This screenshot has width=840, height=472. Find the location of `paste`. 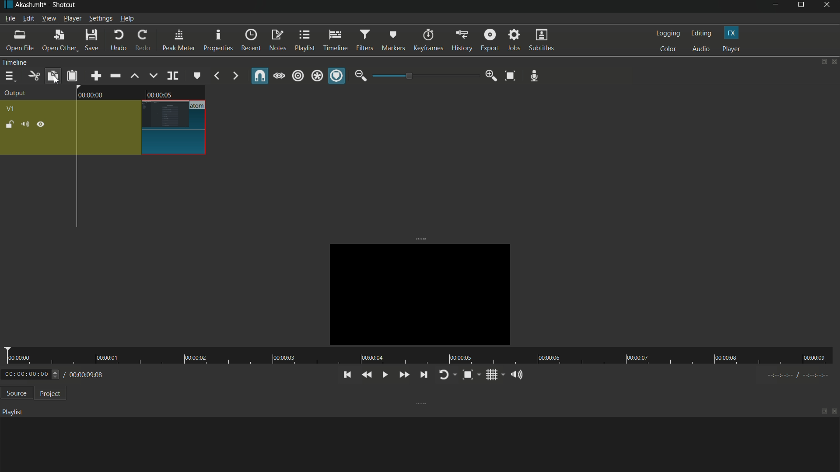

paste is located at coordinates (72, 76).